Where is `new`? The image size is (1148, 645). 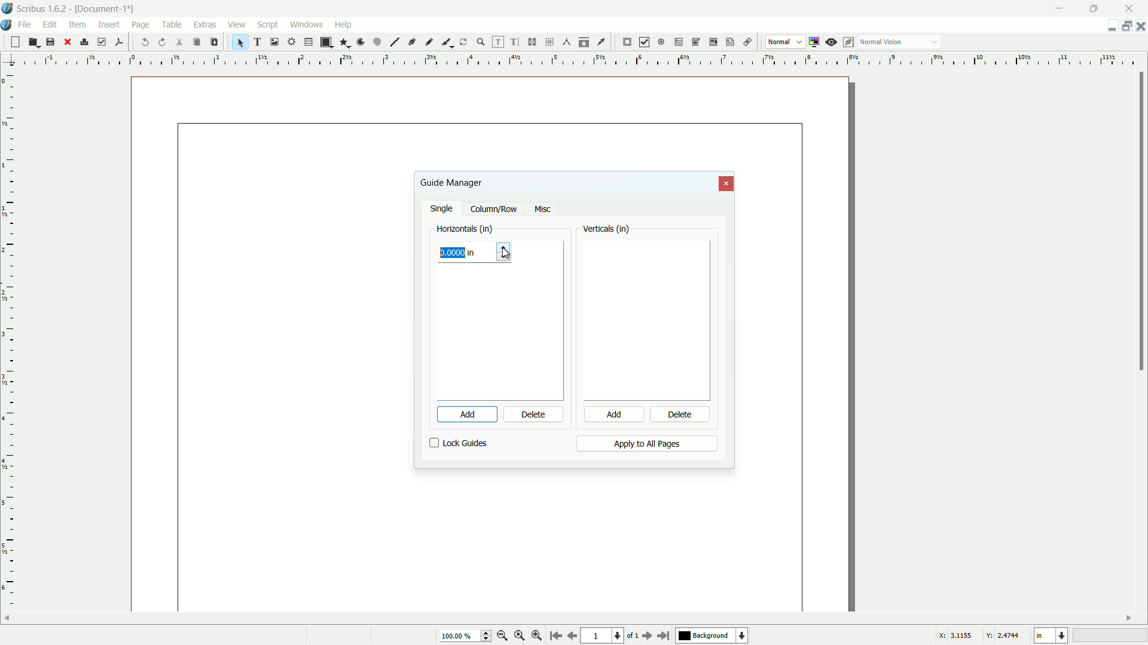 new is located at coordinates (14, 42).